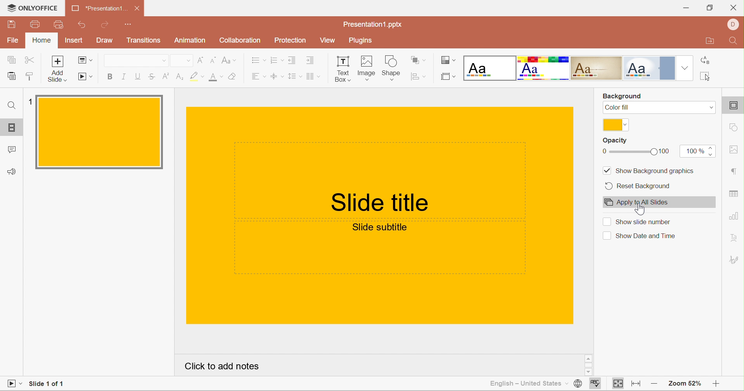 This screenshot has width=744, height=391. What do you see at coordinates (104, 131) in the screenshot?
I see `Slide 1` at bounding box center [104, 131].